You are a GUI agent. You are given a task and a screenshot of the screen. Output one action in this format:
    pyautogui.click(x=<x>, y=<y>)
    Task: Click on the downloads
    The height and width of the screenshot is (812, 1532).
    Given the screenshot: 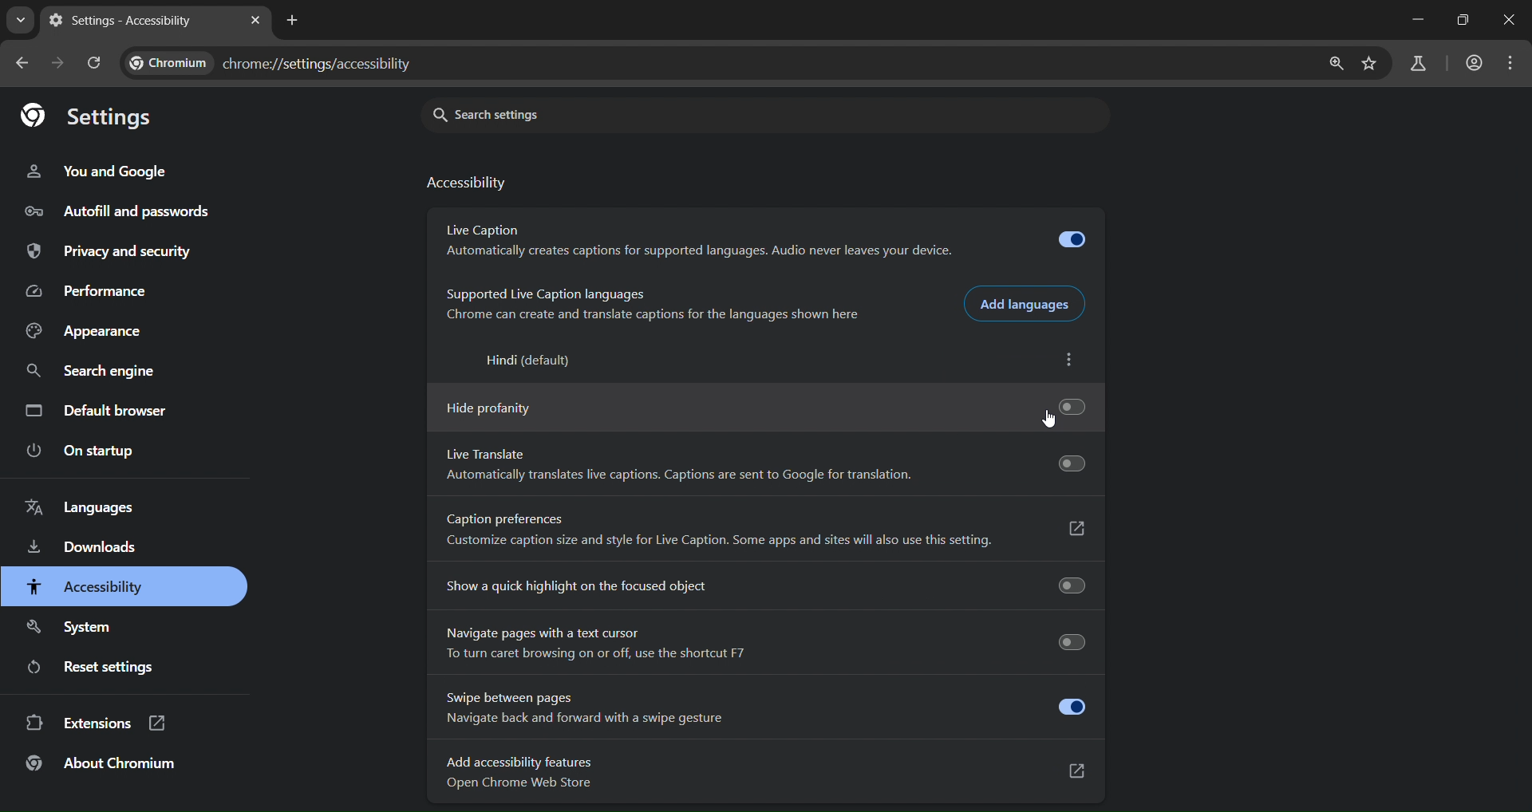 What is the action you would take?
    pyautogui.click(x=83, y=546)
    